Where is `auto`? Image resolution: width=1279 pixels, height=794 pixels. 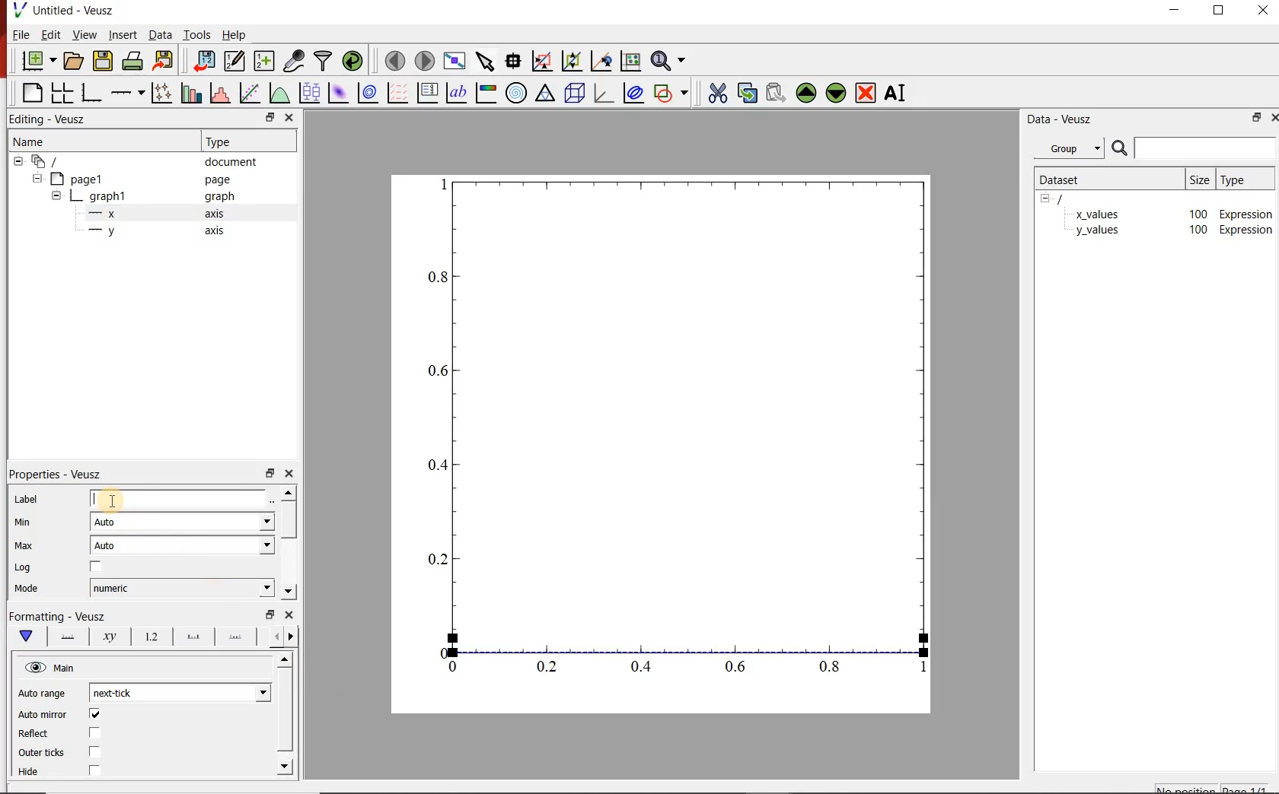 auto is located at coordinates (183, 545).